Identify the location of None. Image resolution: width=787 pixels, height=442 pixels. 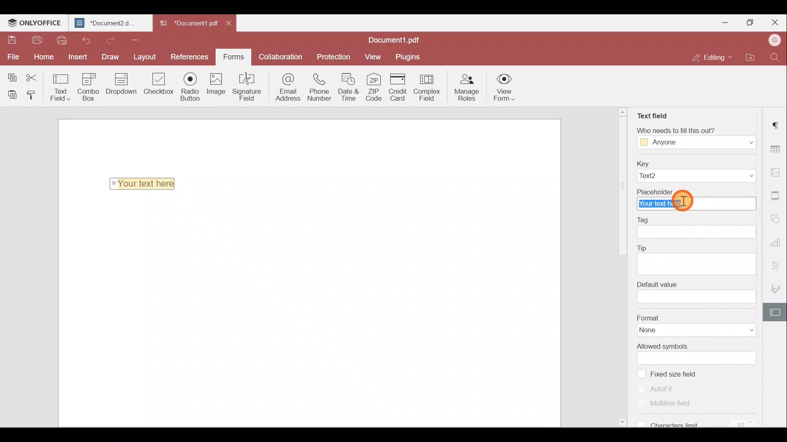
(660, 331).